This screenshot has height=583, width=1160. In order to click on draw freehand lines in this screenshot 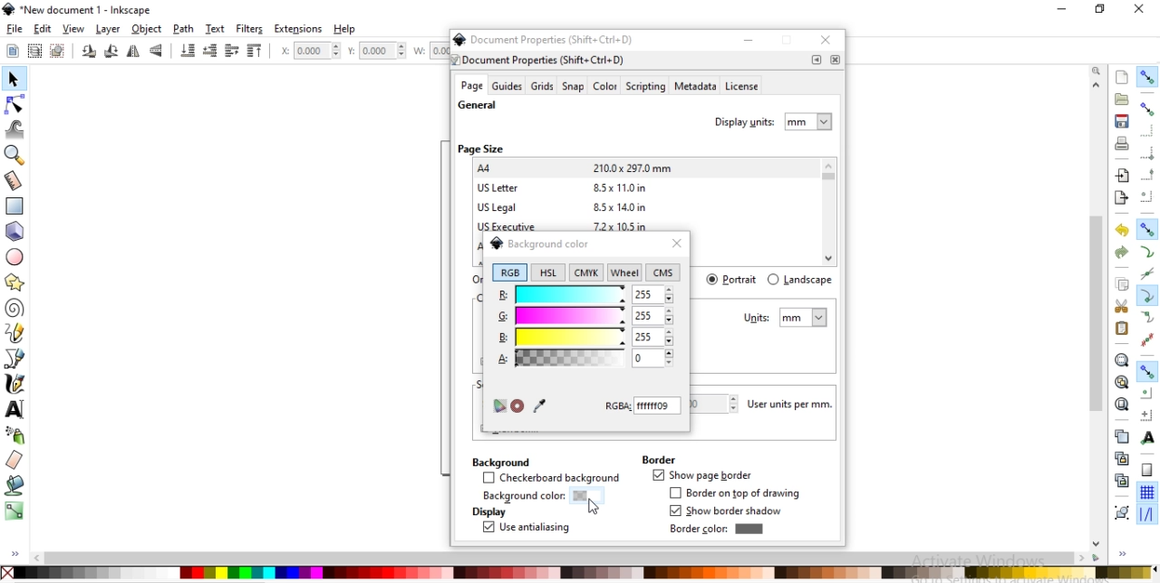, I will do `click(14, 333)`.